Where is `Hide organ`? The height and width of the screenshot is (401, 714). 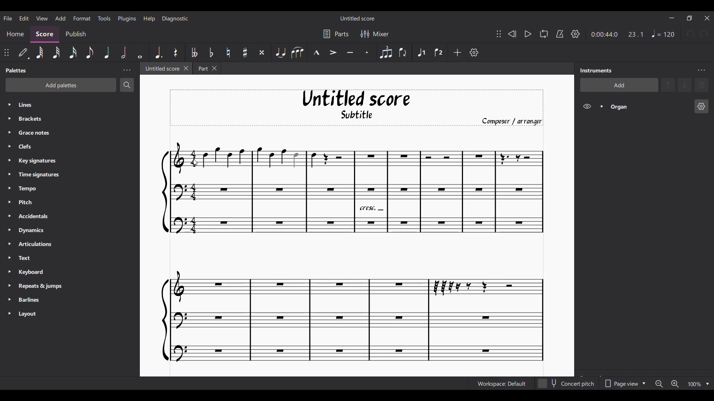
Hide organ is located at coordinates (587, 106).